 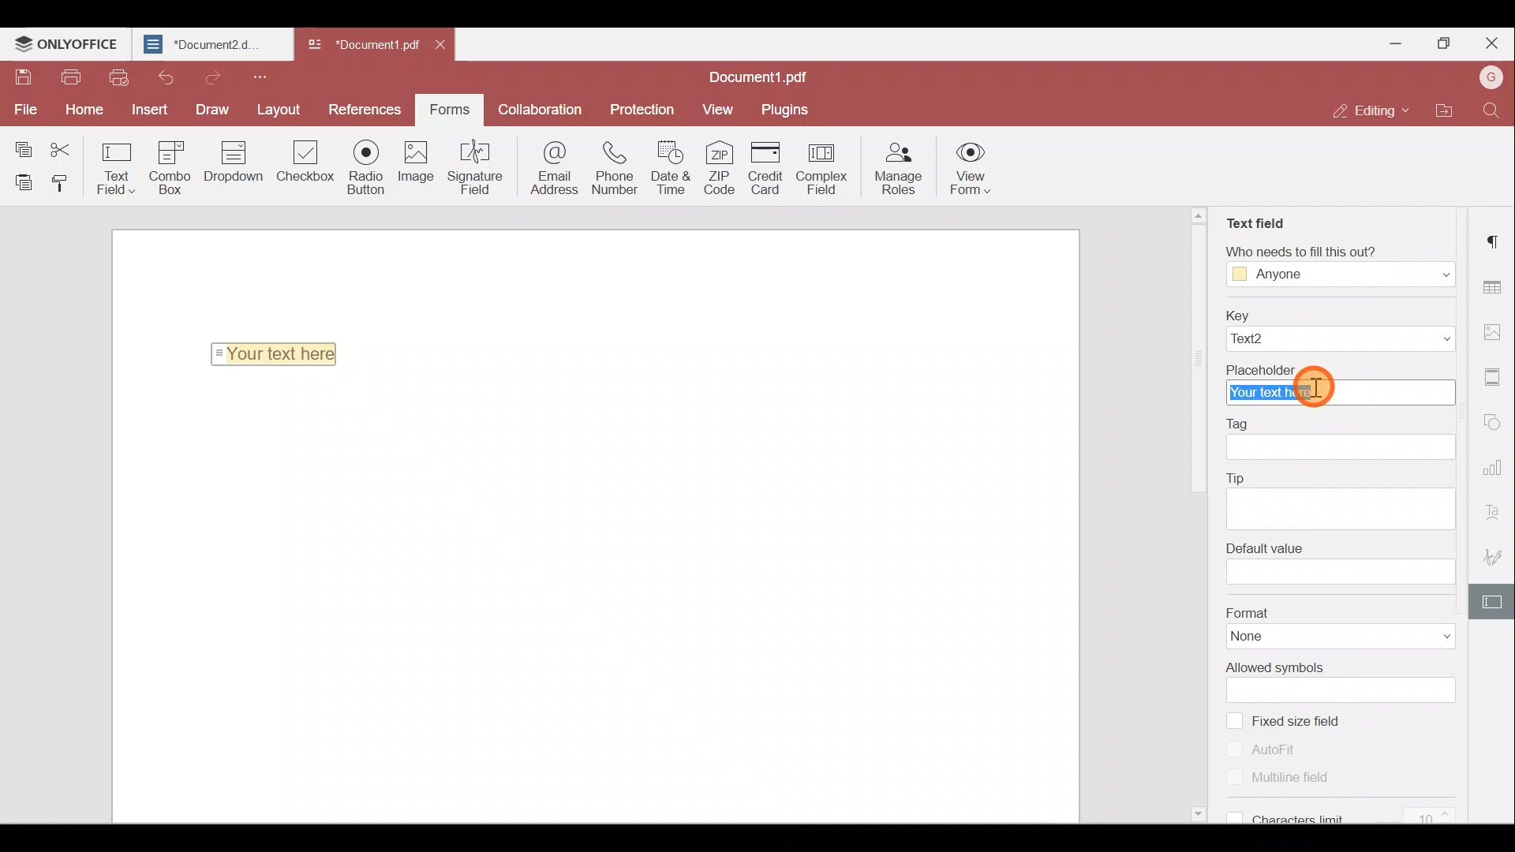 I want to click on Manage roles, so click(x=903, y=170).